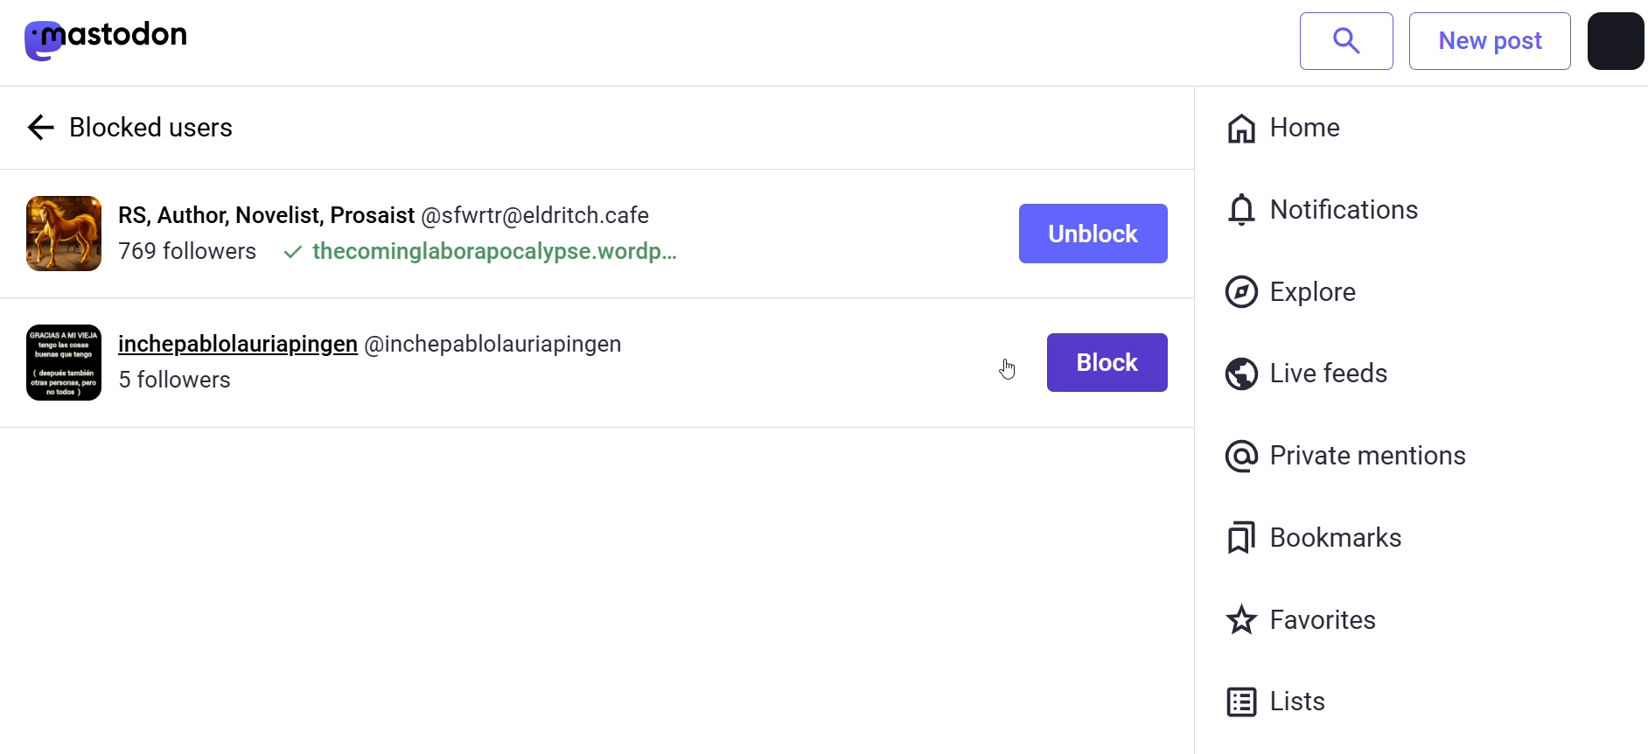 The height and width of the screenshot is (754, 1648). What do you see at coordinates (1349, 457) in the screenshot?
I see `private mentions` at bounding box center [1349, 457].